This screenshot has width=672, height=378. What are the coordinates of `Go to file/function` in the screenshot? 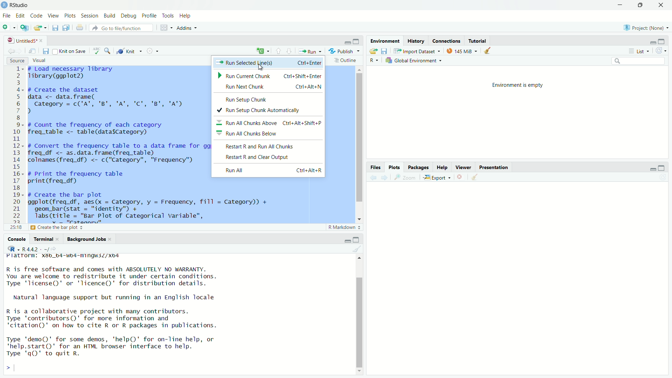 It's located at (123, 28).